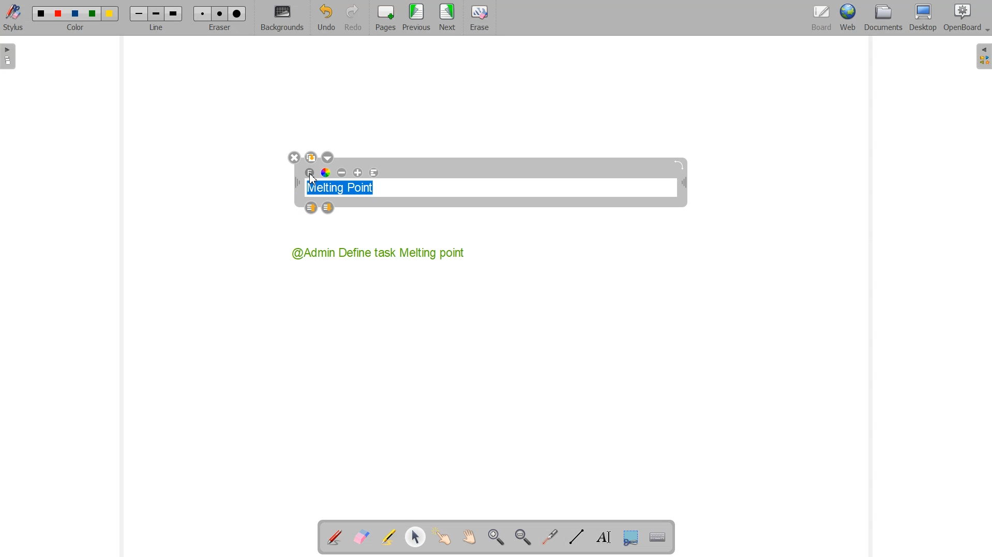  What do you see at coordinates (342, 173) in the screenshot?
I see `Minimize text size` at bounding box center [342, 173].